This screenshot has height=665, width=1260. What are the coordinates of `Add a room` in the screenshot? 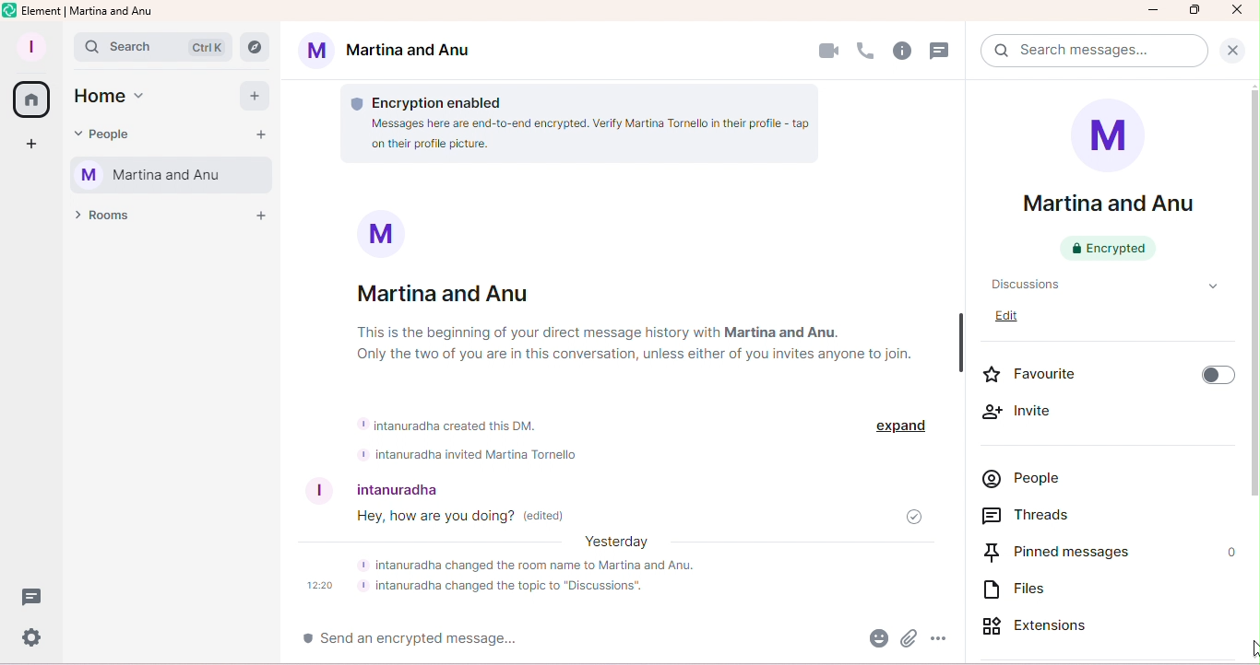 It's located at (261, 215).